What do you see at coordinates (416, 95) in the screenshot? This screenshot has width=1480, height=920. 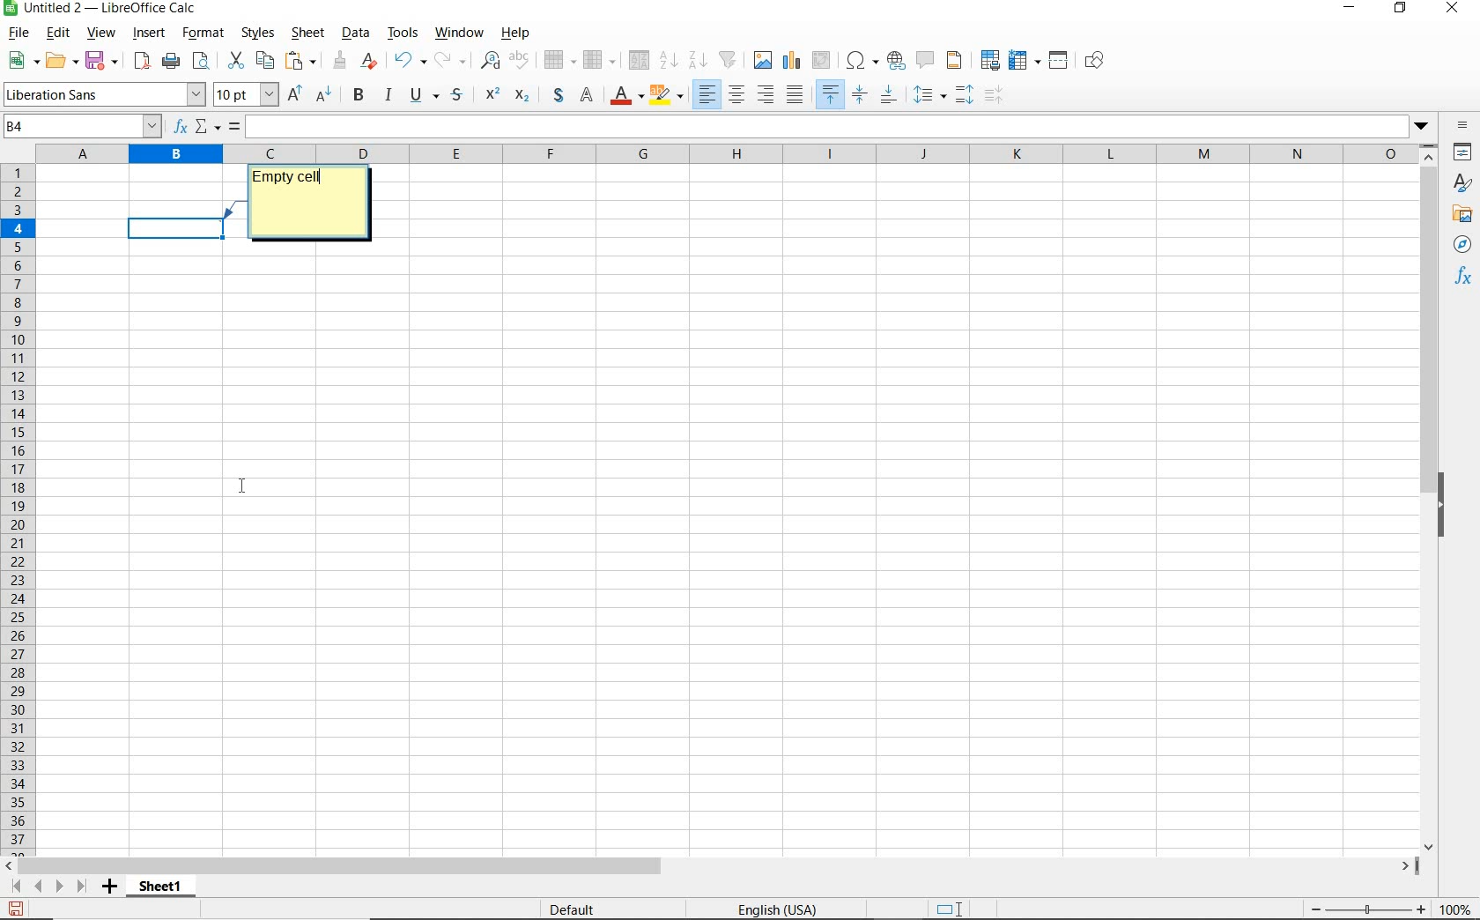 I see `underline` at bounding box center [416, 95].